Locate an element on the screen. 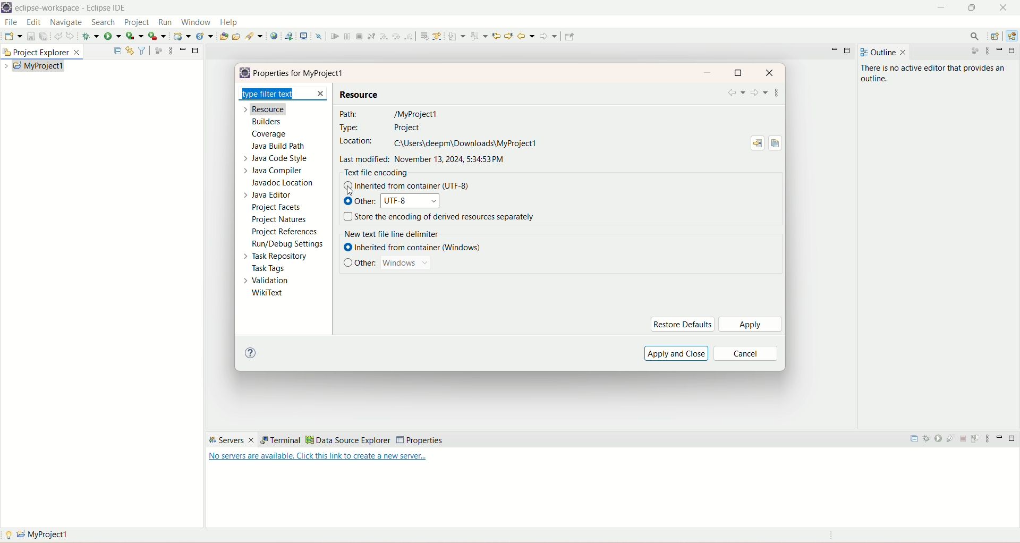  open type is located at coordinates (222, 37).